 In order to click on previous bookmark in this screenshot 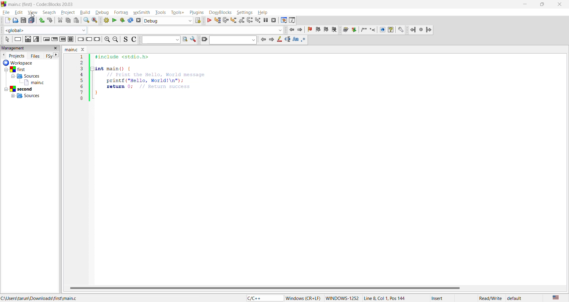, I will do `click(318, 29)`.